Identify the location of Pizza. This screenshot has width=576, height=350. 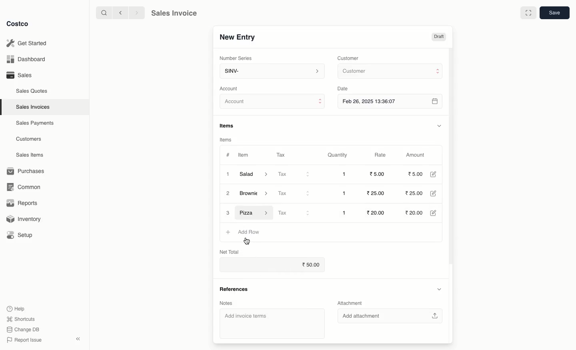
(253, 212).